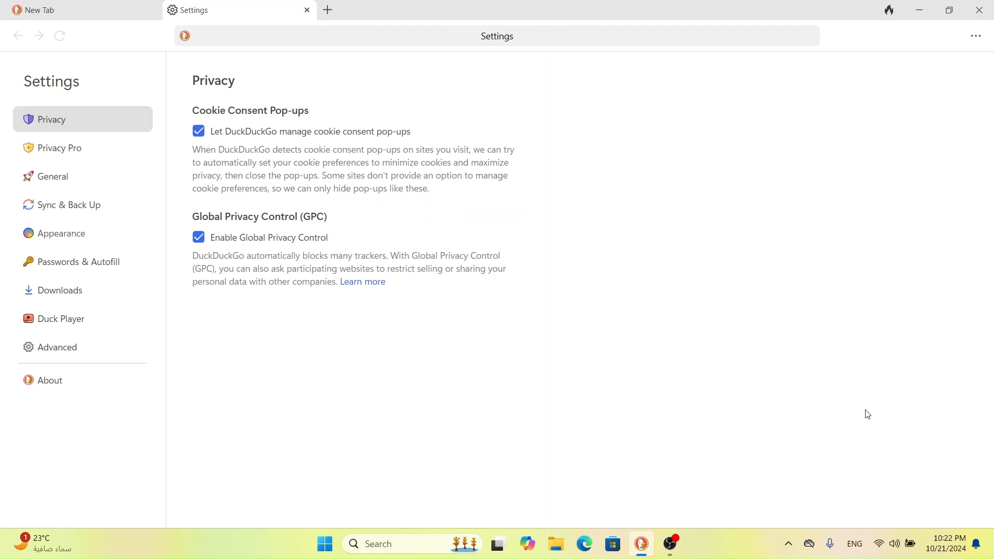  Describe the element at coordinates (56, 319) in the screenshot. I see `duck player` at that location.